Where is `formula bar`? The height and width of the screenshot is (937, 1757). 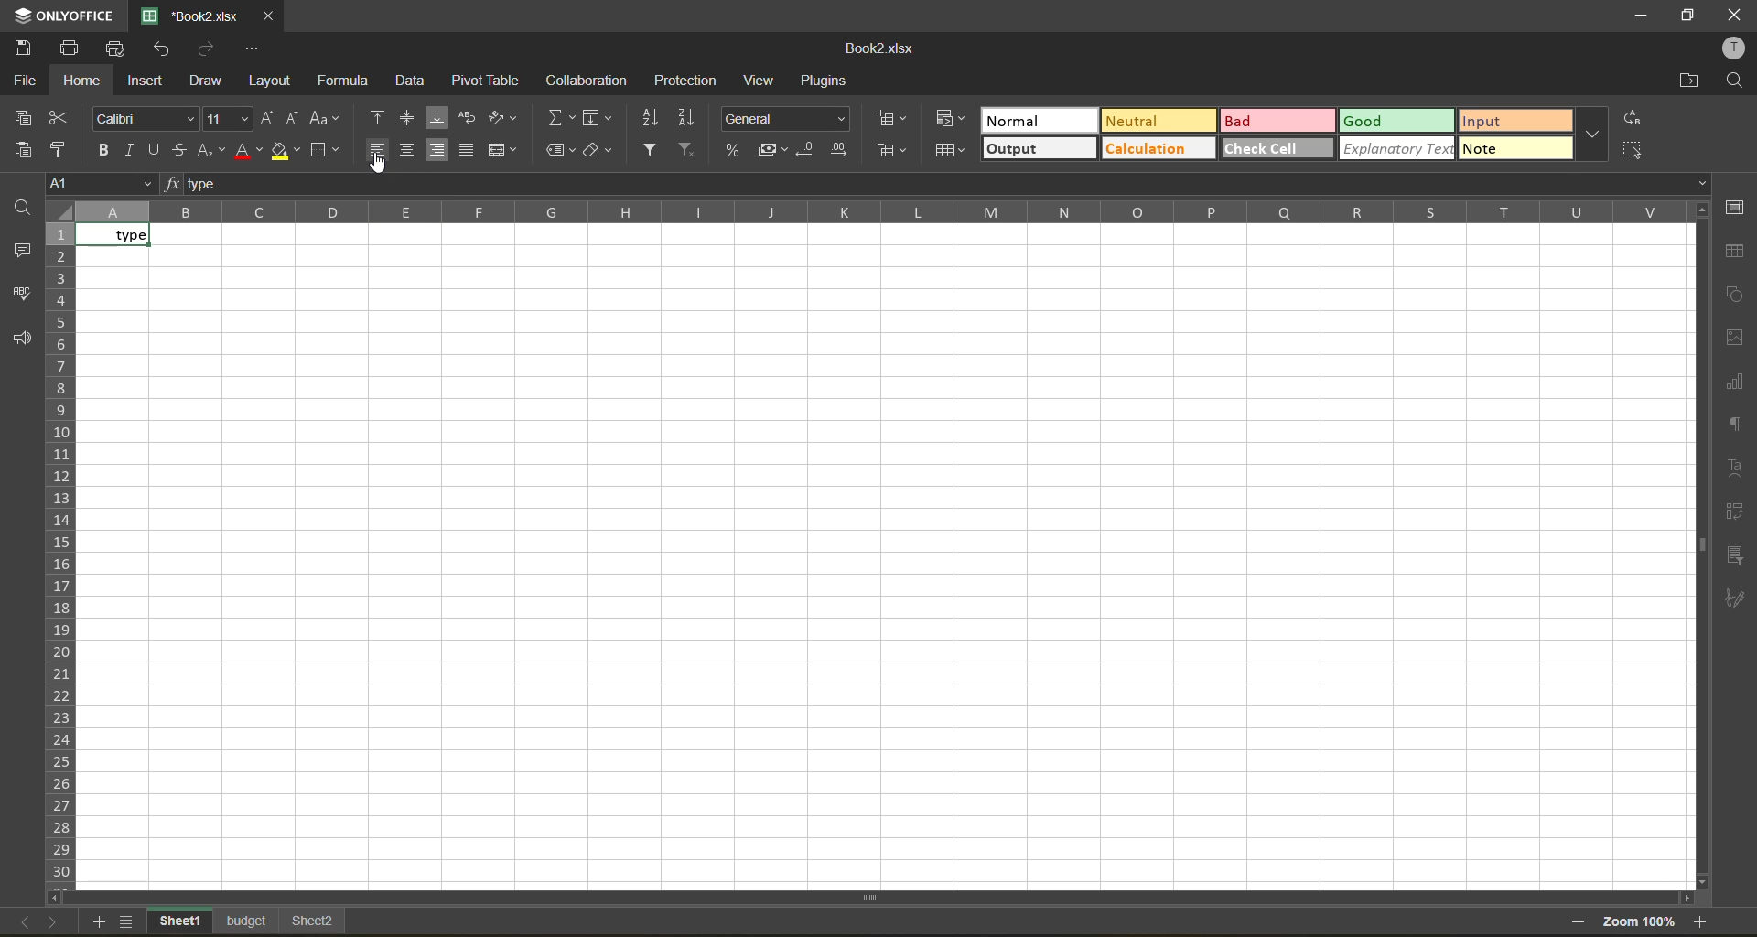
formula bar is located at coordinates (945, 185).